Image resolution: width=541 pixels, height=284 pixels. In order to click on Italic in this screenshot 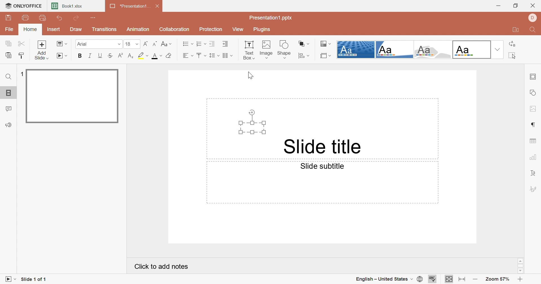, I will do `click(91, 56)`.